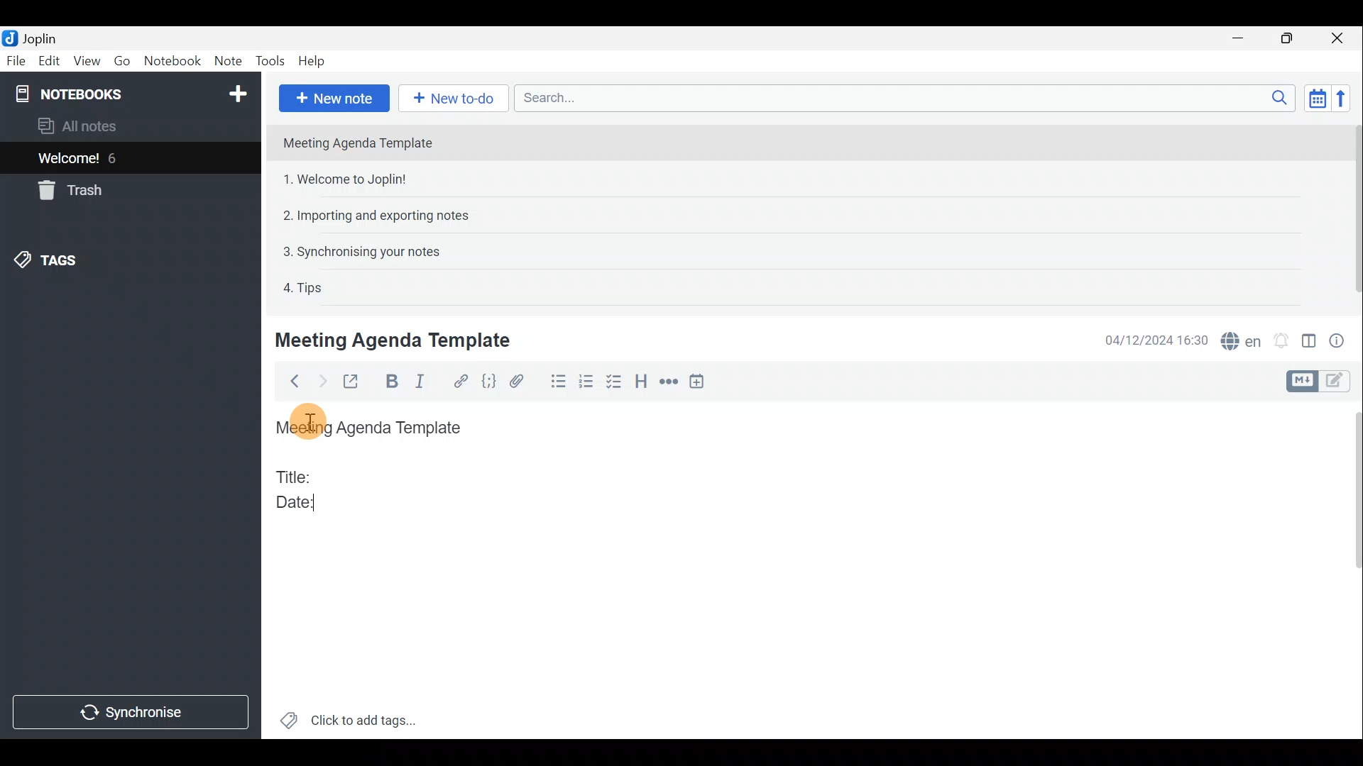 The image size is (1363, 766). I want to click on Close, so click(1338, 39).